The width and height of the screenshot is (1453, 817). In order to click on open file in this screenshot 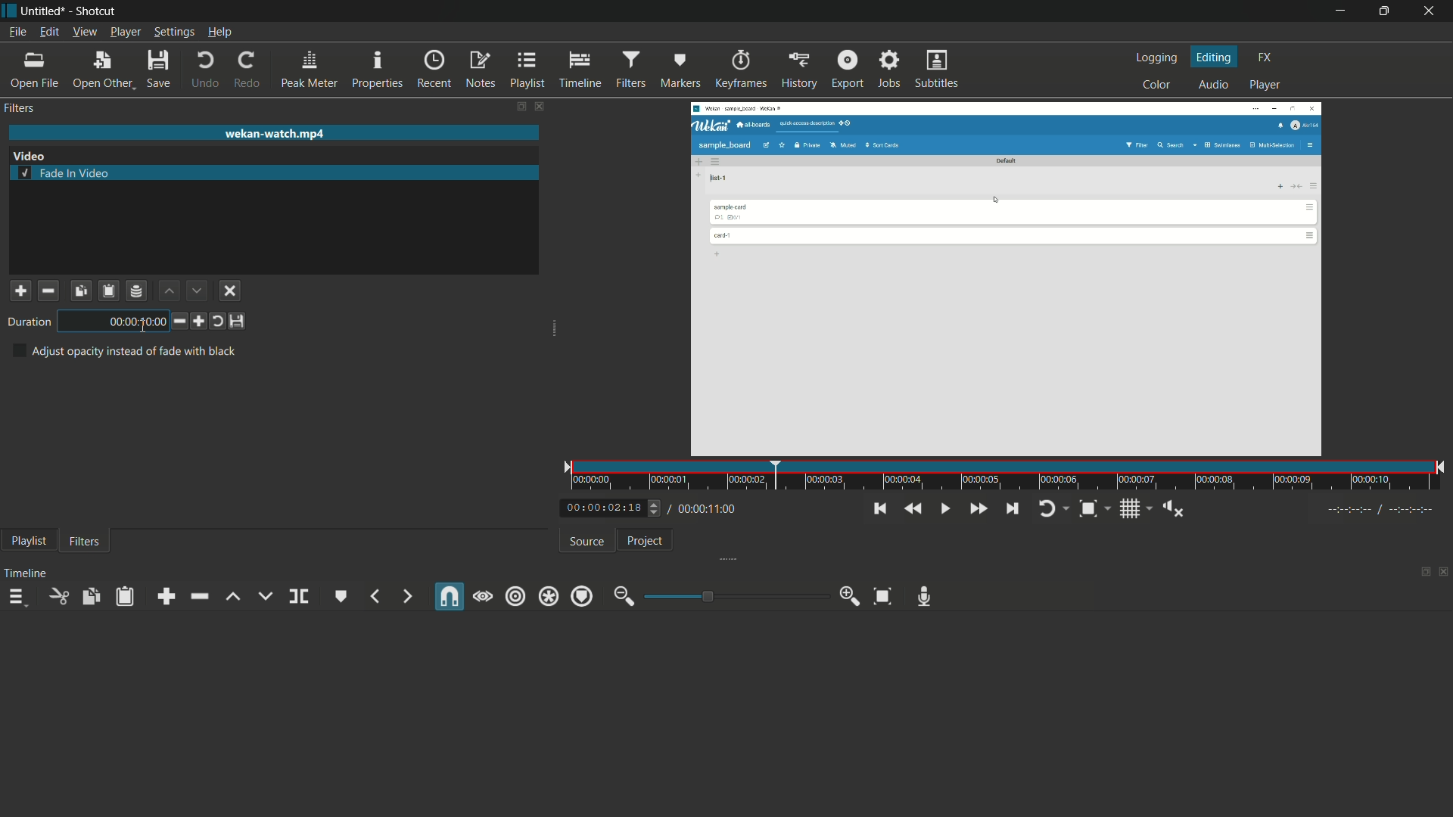, I will do `click(33, 70)`.